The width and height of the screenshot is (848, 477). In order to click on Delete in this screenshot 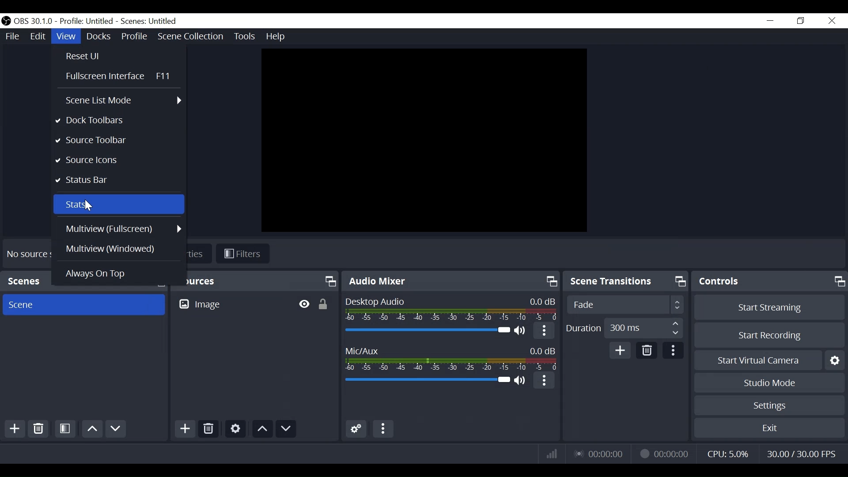, I will do `click(208, 428)`.